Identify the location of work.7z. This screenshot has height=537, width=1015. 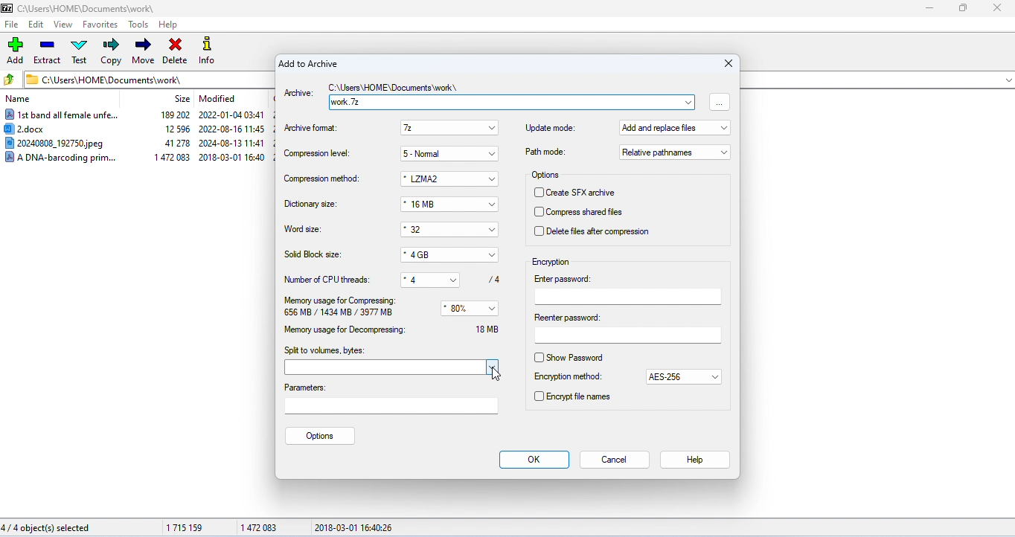
(501, 103).